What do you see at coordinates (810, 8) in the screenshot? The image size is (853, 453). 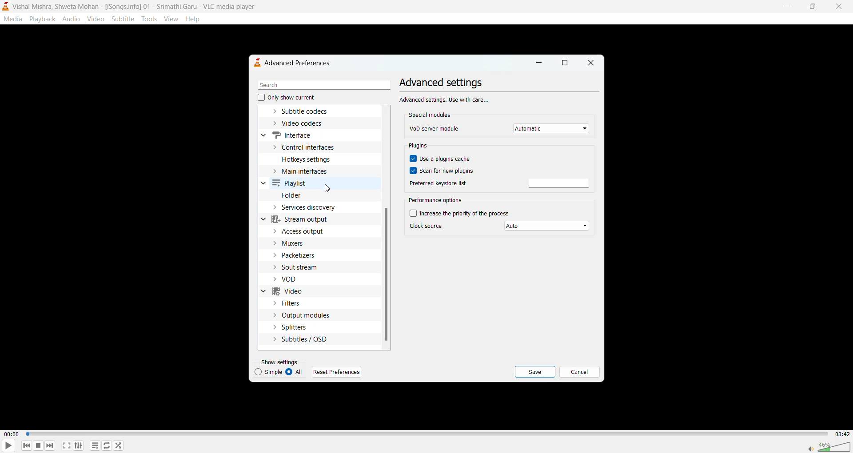 I see `maximize` at bounding box center [810, 8].